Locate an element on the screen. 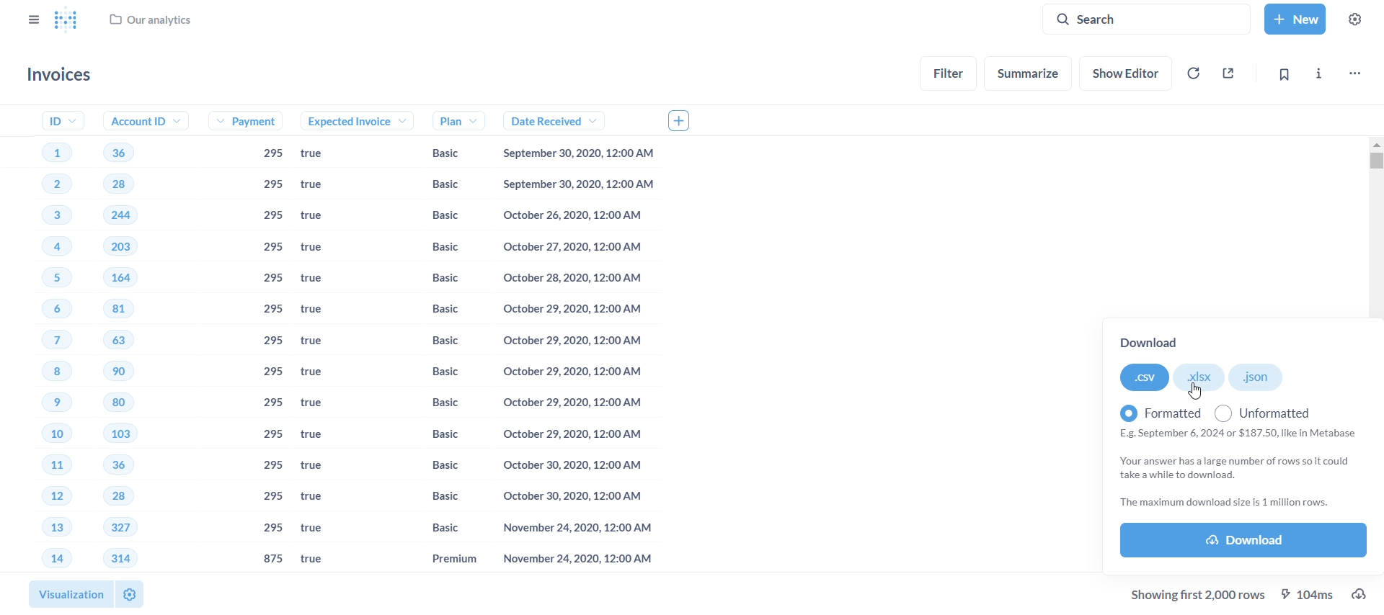 The height and width of the screenshot is (615, 1384). search is located at coordinates (1152, 18).